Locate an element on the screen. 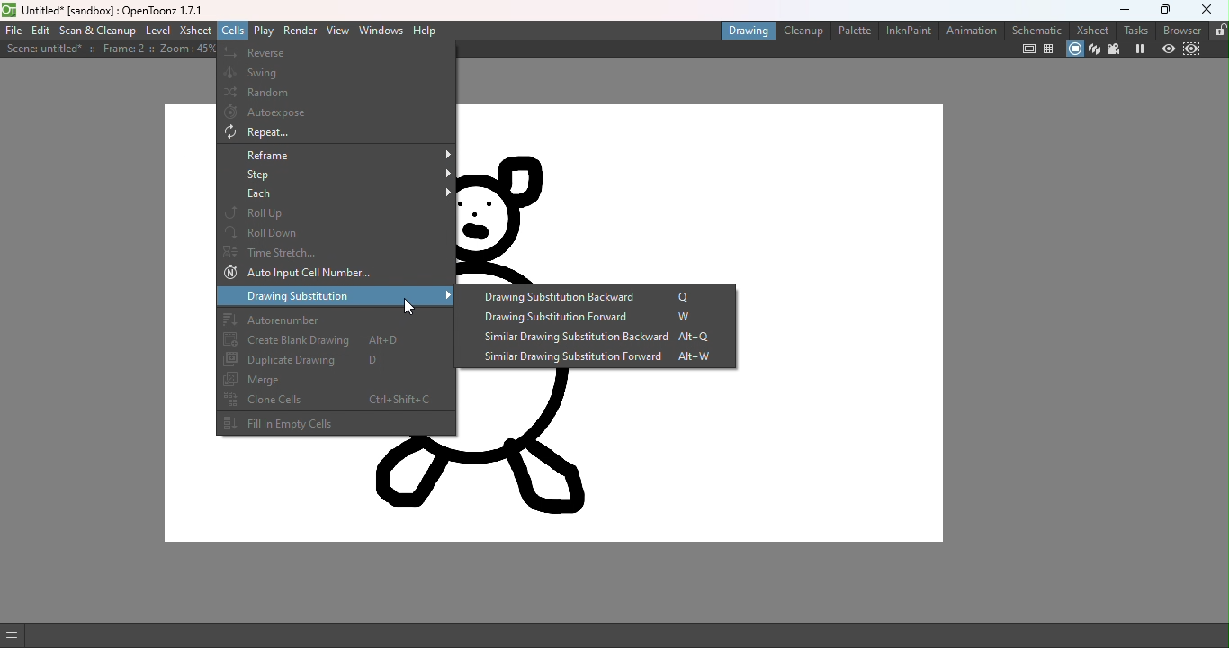 Image resolution: width=1229 pixels, height=648 pixels. Camera view is located at coordinates (1116, 50).